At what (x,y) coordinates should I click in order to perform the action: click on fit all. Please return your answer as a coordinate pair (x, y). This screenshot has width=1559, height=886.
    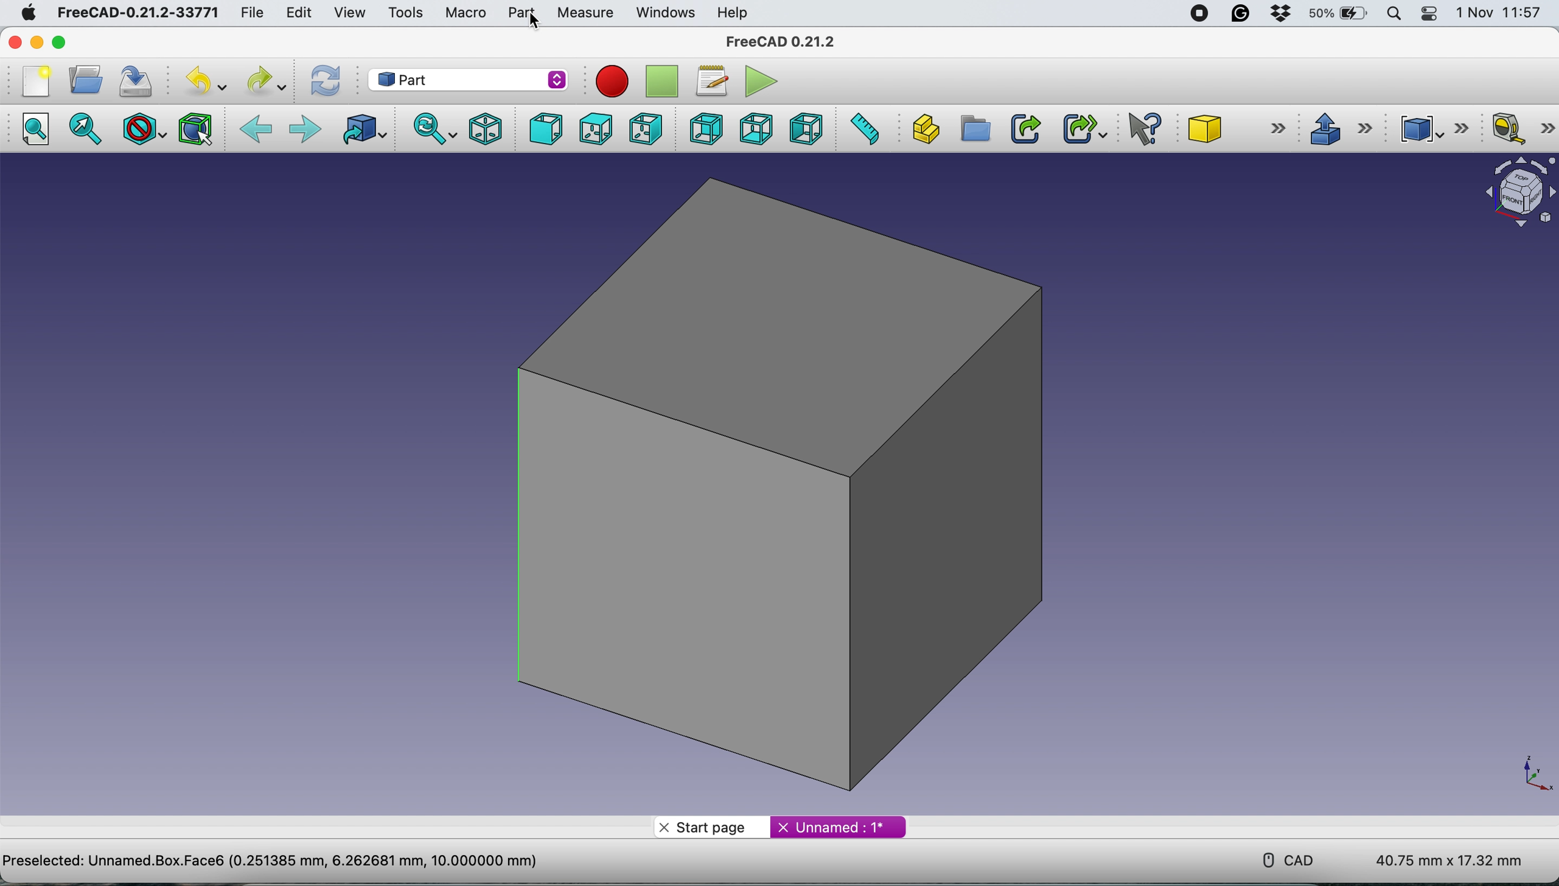
    Looking at the image, I should click on (33, 130).